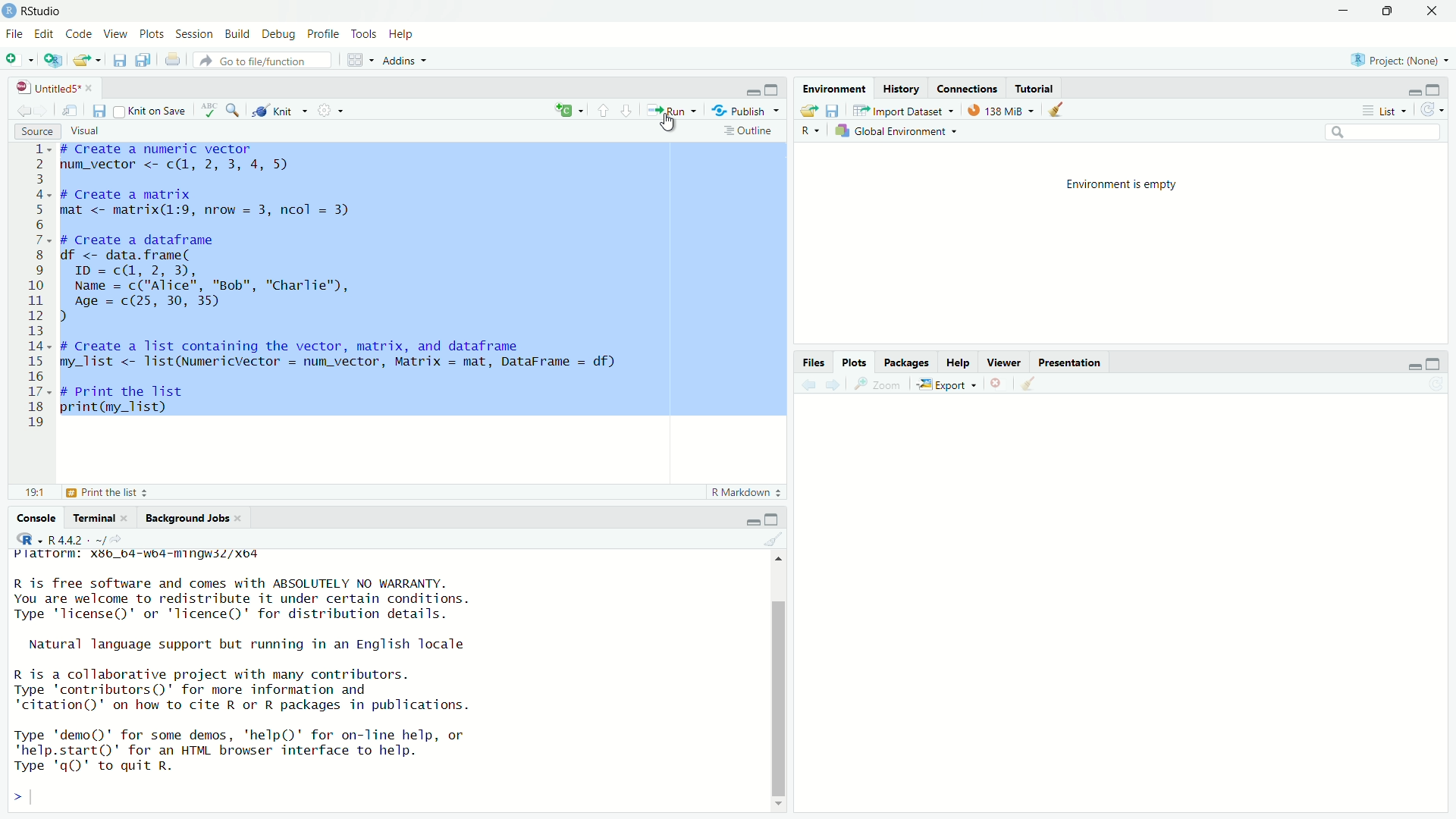  What do you see at coordinates (43, 11) in the screenshot?
I see `RStudio` at bounding box center [43, 11].